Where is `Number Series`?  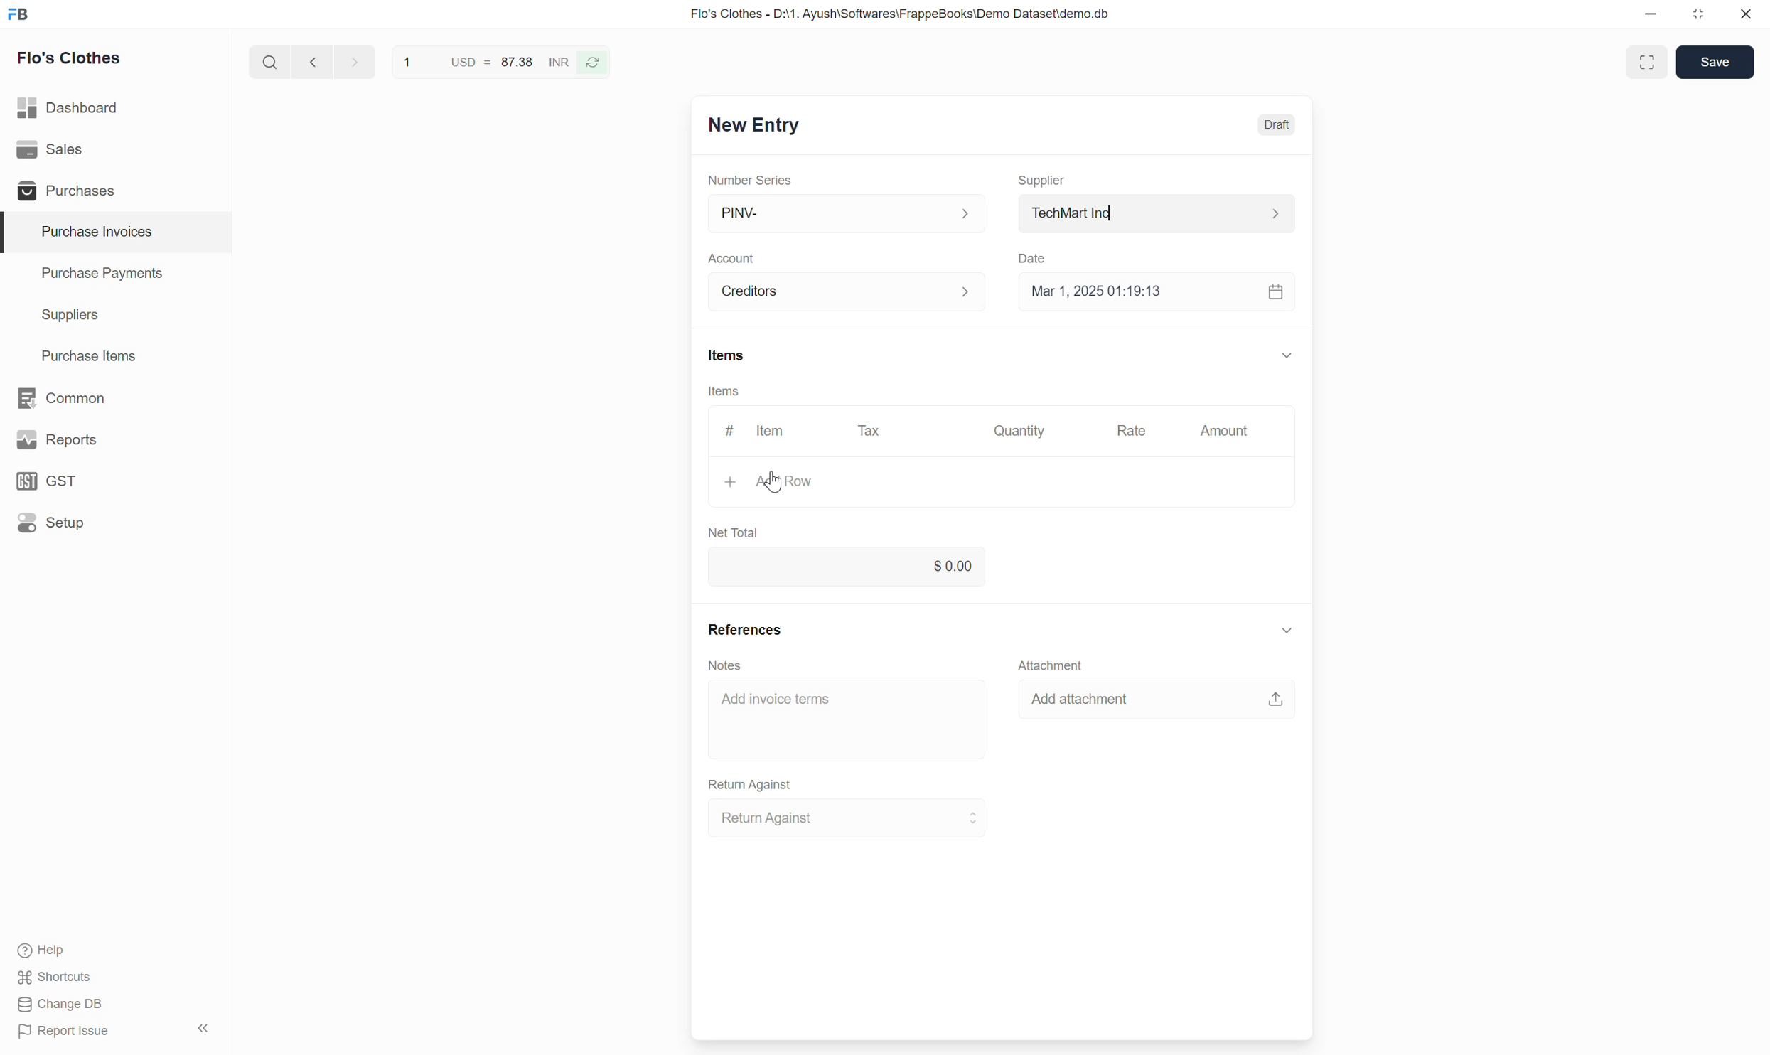
Number Series is located at coordinates (746, 177).